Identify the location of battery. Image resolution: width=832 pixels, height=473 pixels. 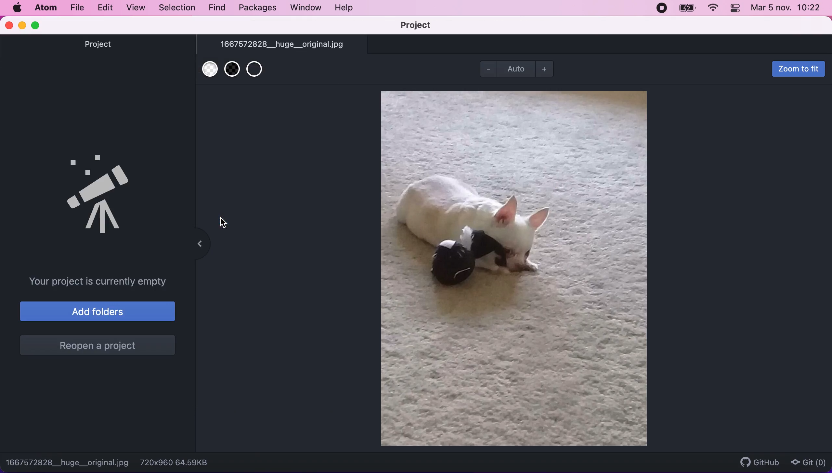
(685, 8).